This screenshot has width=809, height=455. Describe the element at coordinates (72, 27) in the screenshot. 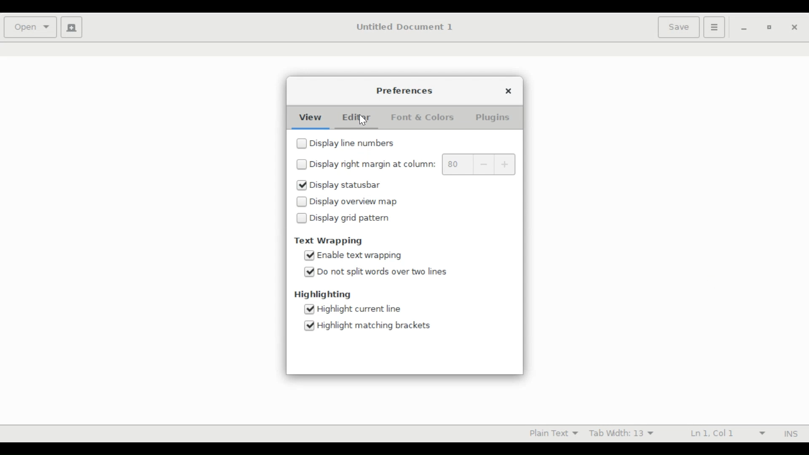

I see `Create new document` at that location.